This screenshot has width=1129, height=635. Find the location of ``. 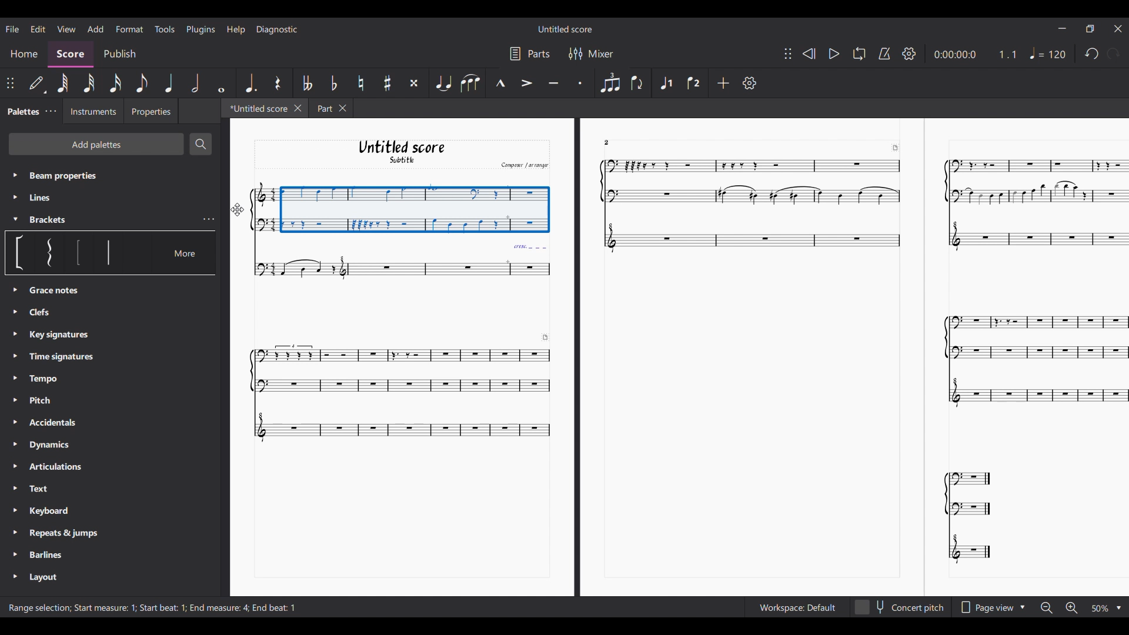

 is located at coordinates (968, 548).